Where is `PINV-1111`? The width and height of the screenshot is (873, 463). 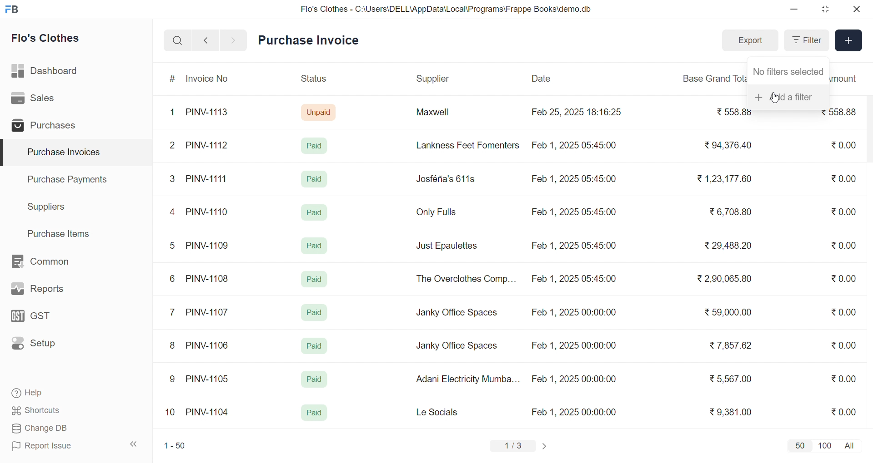 PINV-1111 is located at coordinates (207, 178).